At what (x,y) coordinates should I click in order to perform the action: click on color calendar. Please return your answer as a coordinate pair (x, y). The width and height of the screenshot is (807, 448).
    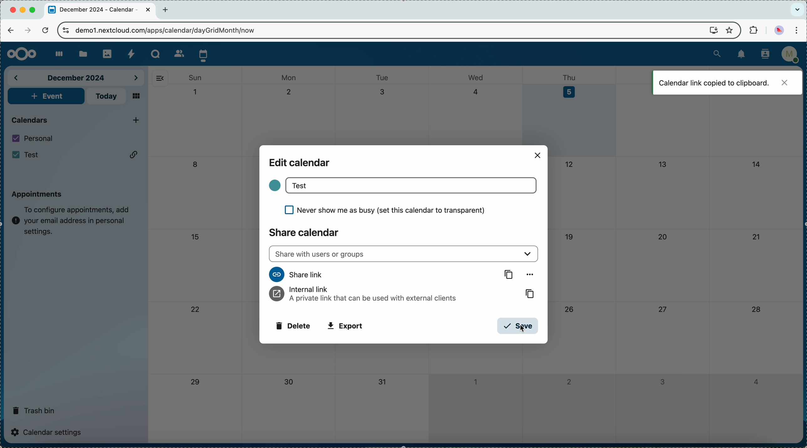
    Looking at the image, I should click on (273, 186).